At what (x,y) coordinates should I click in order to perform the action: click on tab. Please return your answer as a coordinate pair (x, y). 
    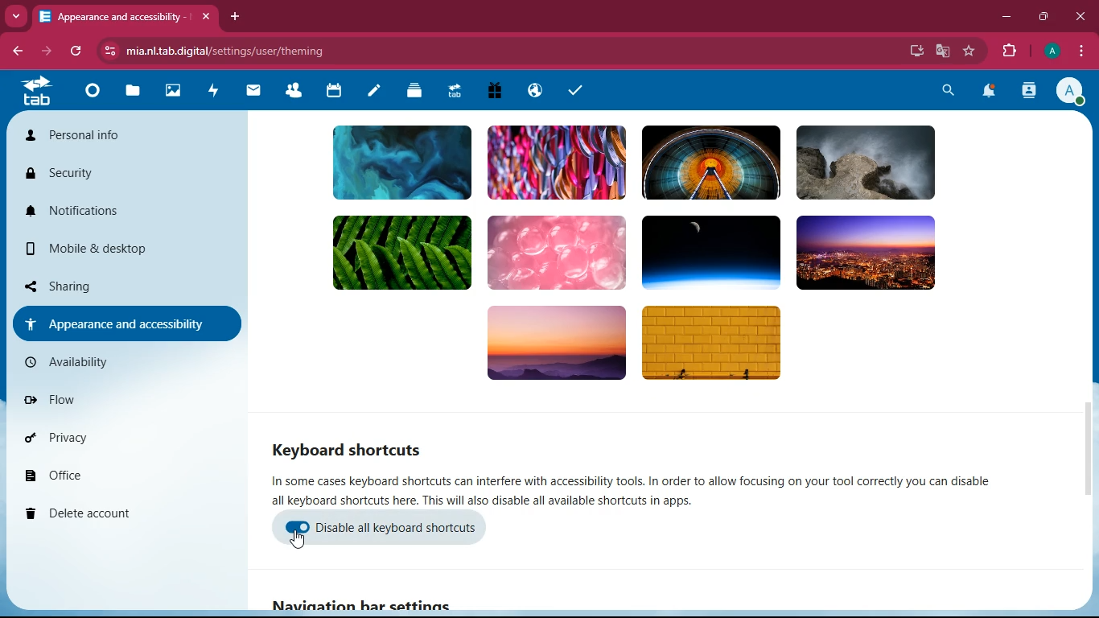
    Looking at the image, I should click on (455, 90).